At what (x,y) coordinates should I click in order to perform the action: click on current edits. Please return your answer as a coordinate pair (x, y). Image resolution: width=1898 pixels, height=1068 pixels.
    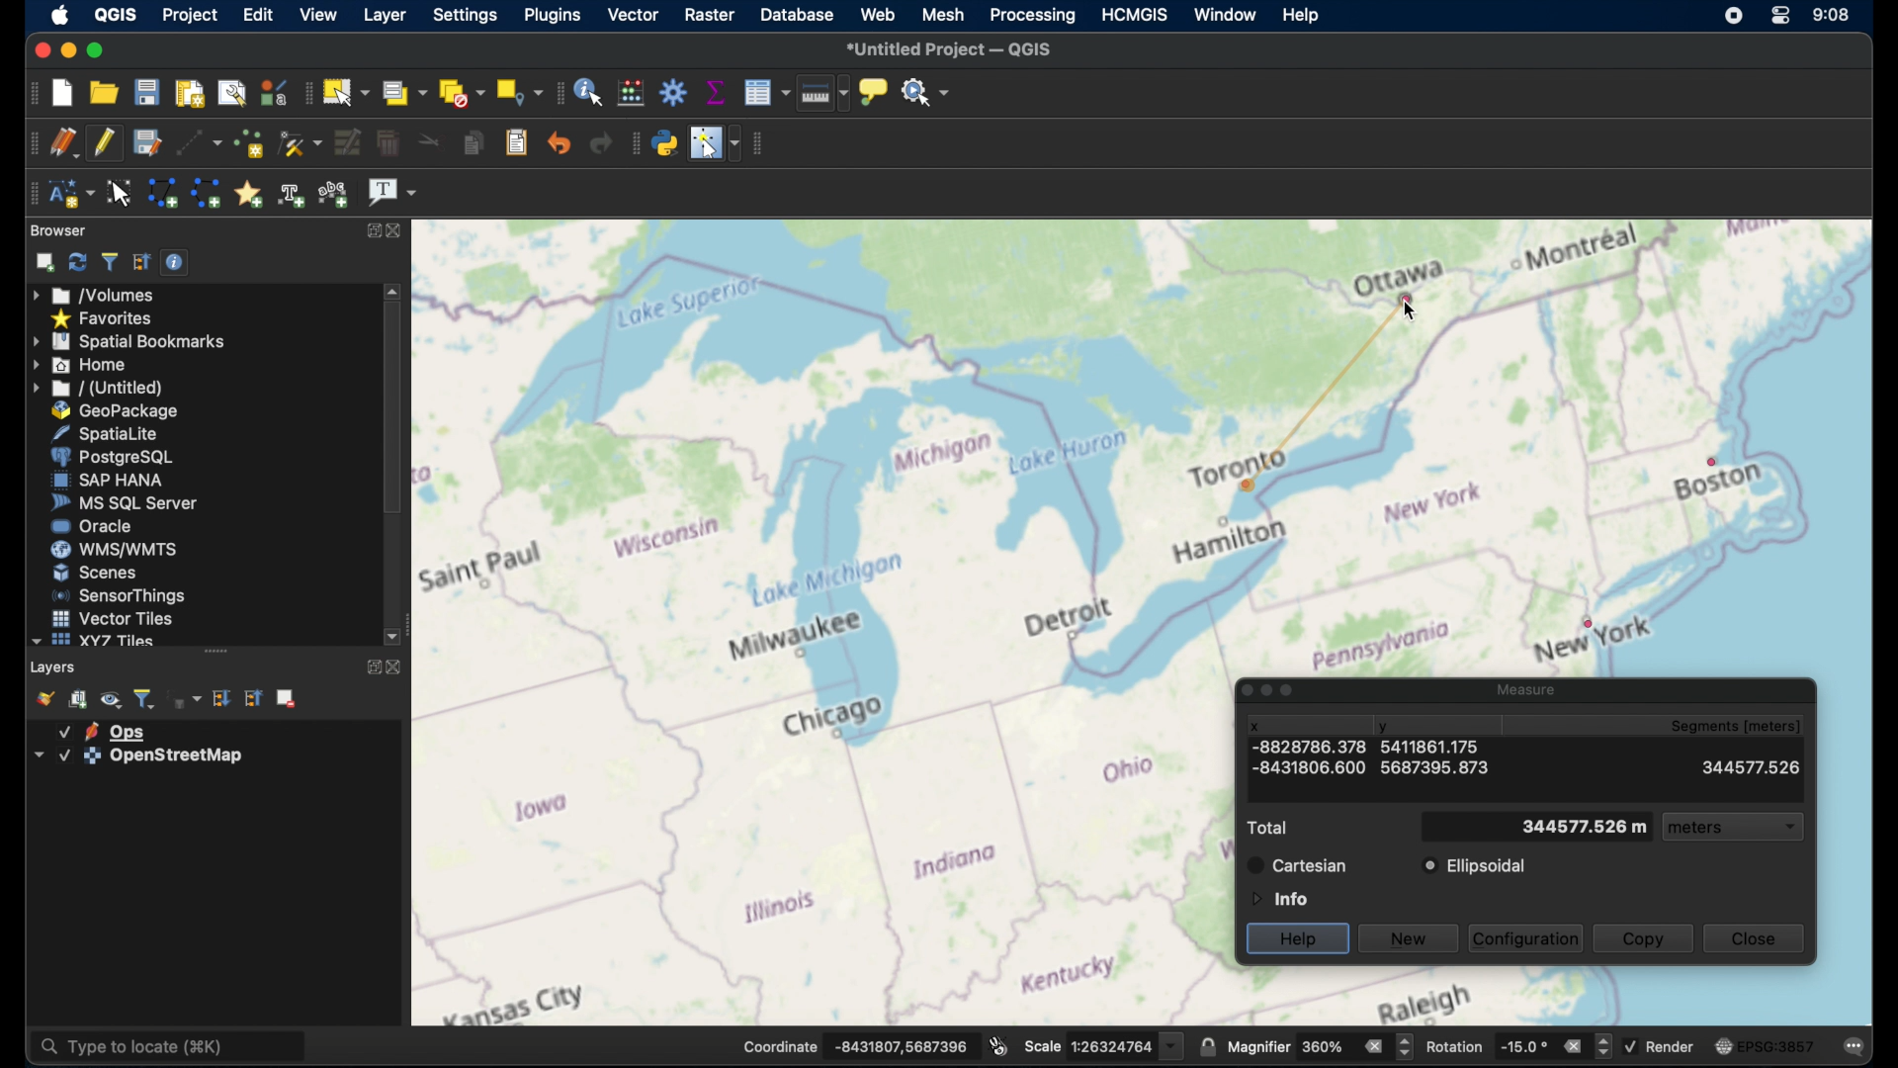
    Looking at the image, I should click on (64, 142).